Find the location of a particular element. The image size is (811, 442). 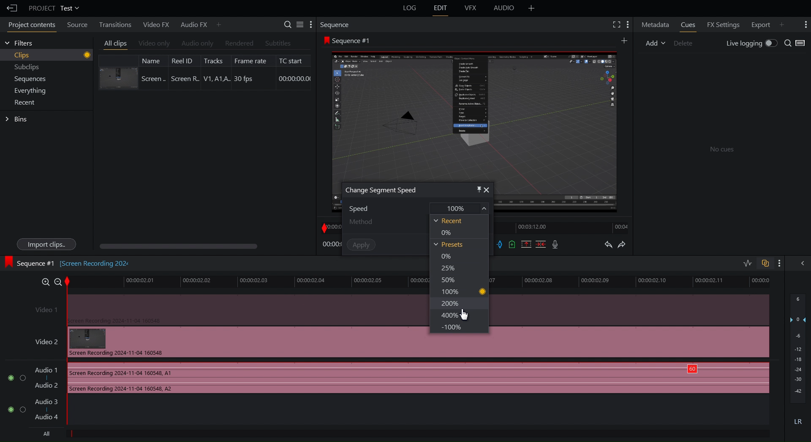

Video 2 is located at coordinates (227, 342).